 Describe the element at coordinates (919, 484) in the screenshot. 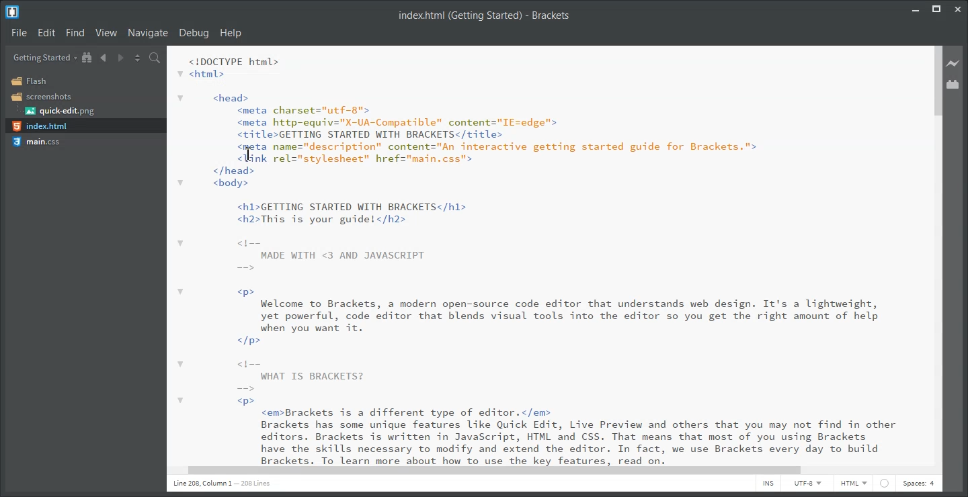

I see `Spaces: 4` at that location.